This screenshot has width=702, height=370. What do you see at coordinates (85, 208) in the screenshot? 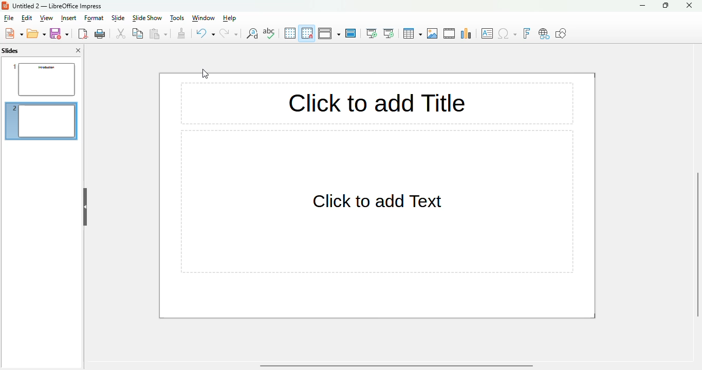
I see `hide pane` at bounding box center [85, 208].